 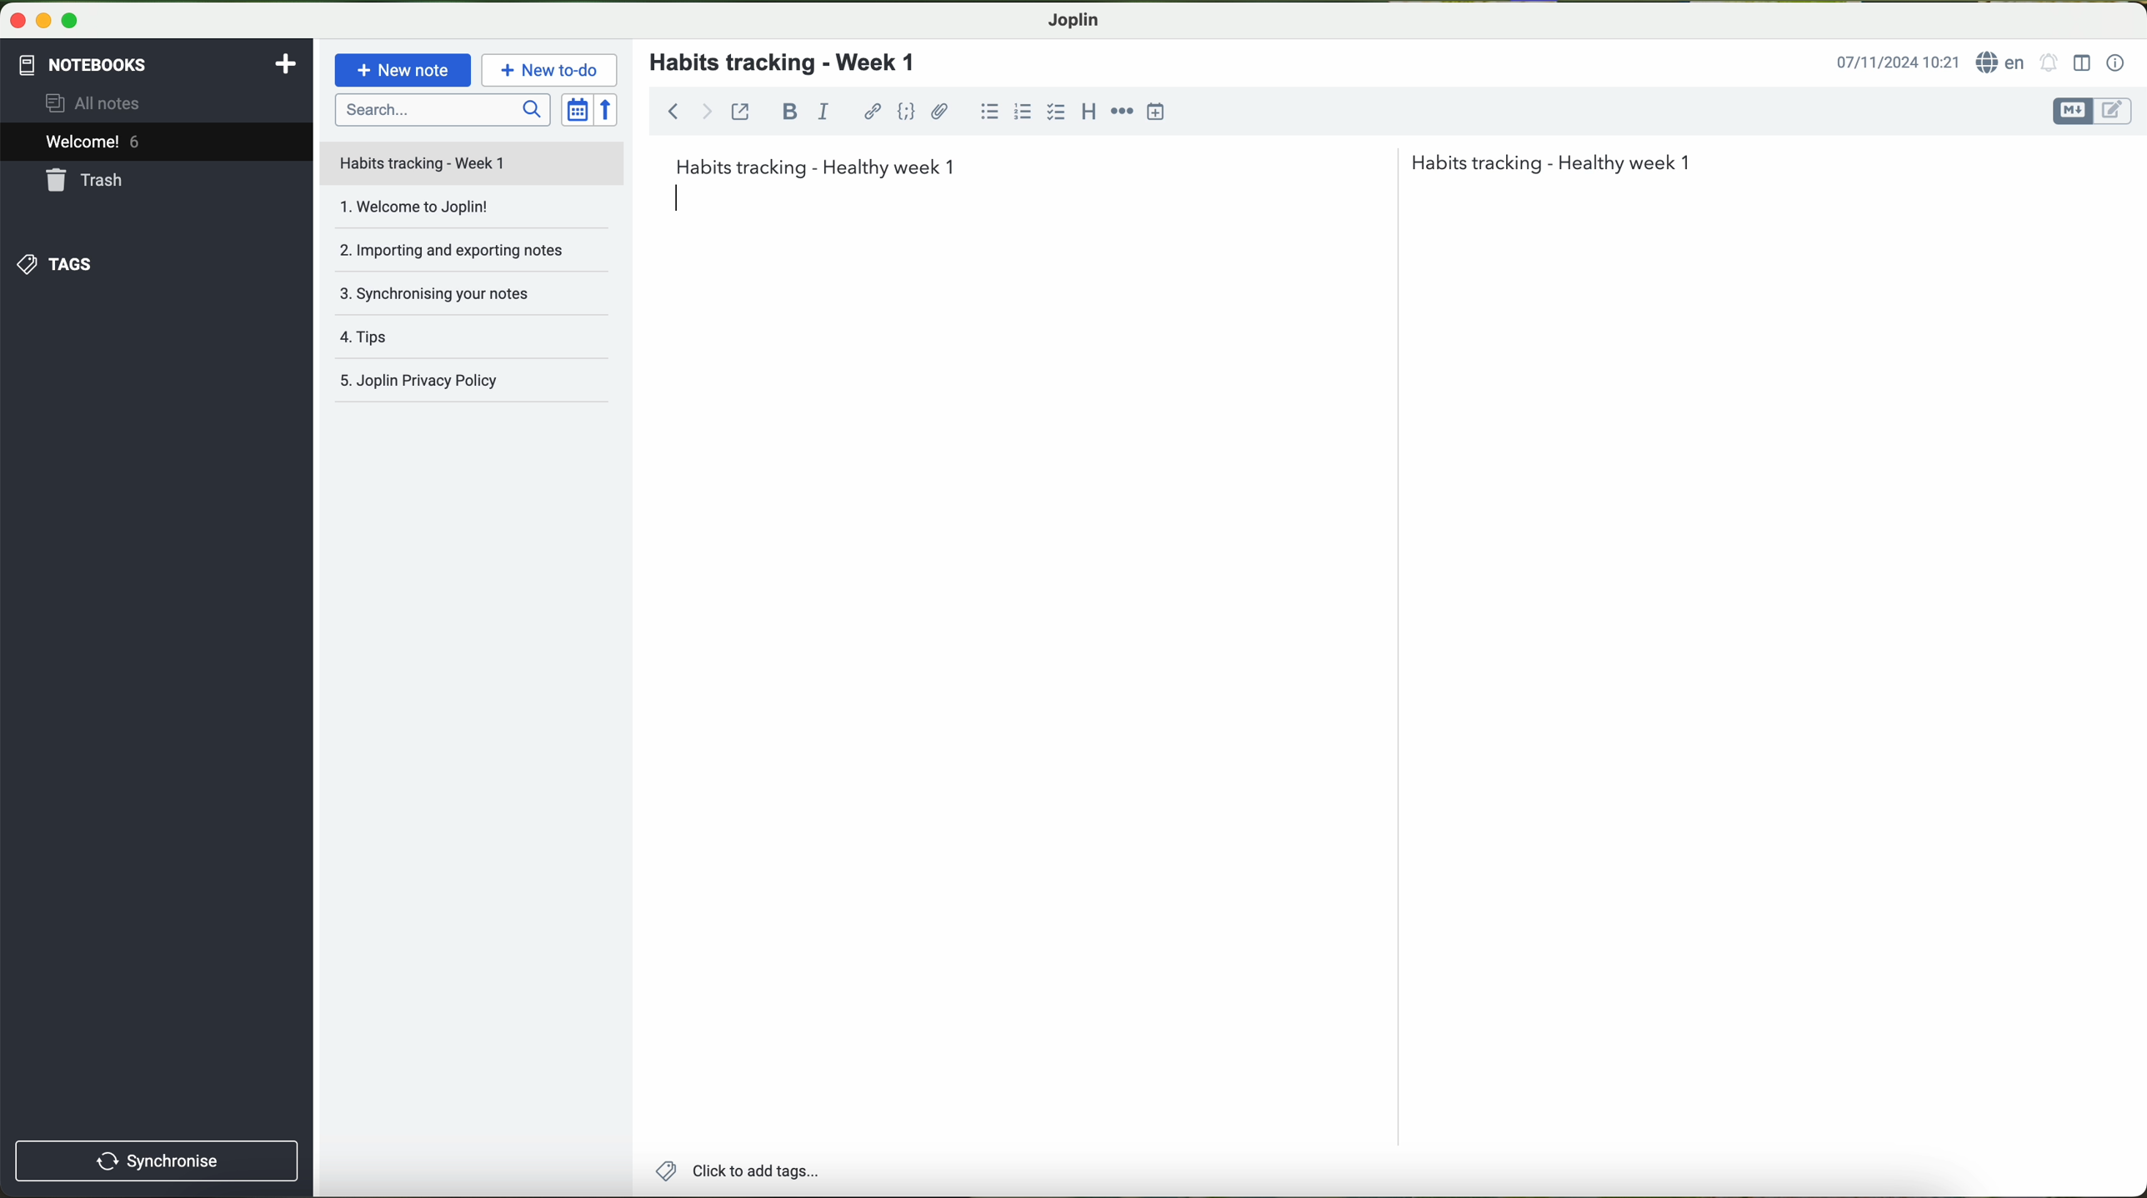 I want to click on back, so click(x=668, y=109).